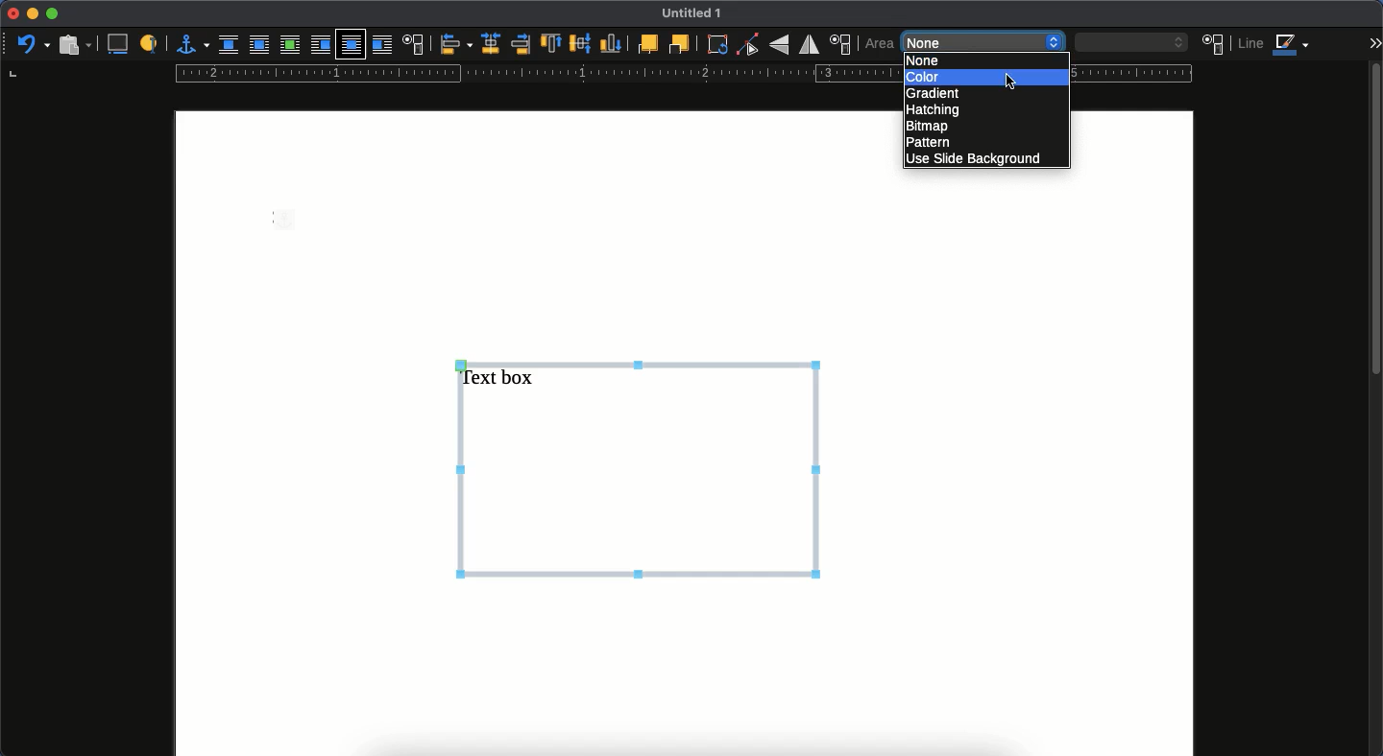 The height and width of the screenshot is (756, 1383). Describe the element at coordinates (842, 44) in the screenshot. I see `position and size` at that location.